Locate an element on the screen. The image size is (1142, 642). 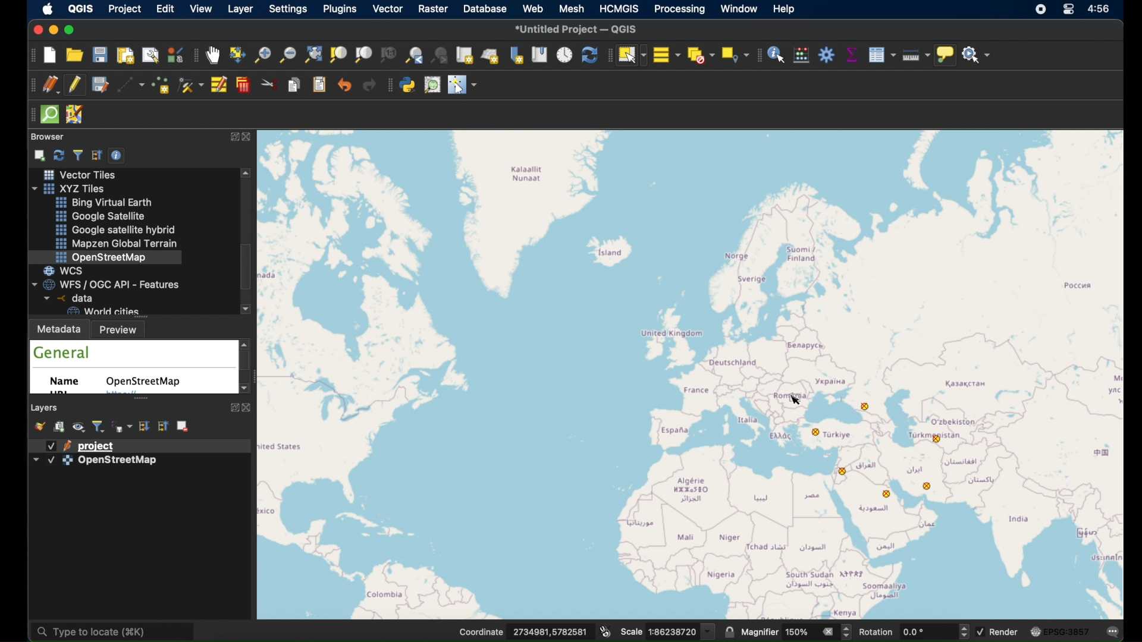
identify feature is located at coordinates (777, 55).